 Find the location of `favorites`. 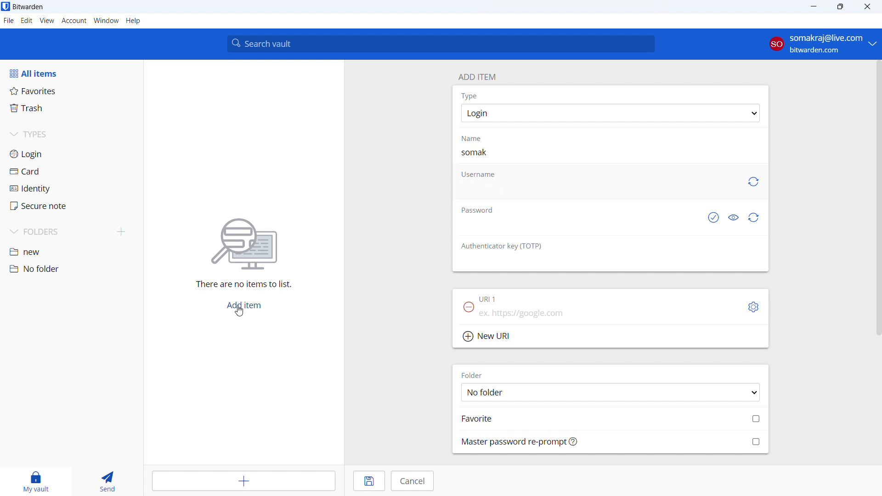

favorites is located at coordinates (72, 90).